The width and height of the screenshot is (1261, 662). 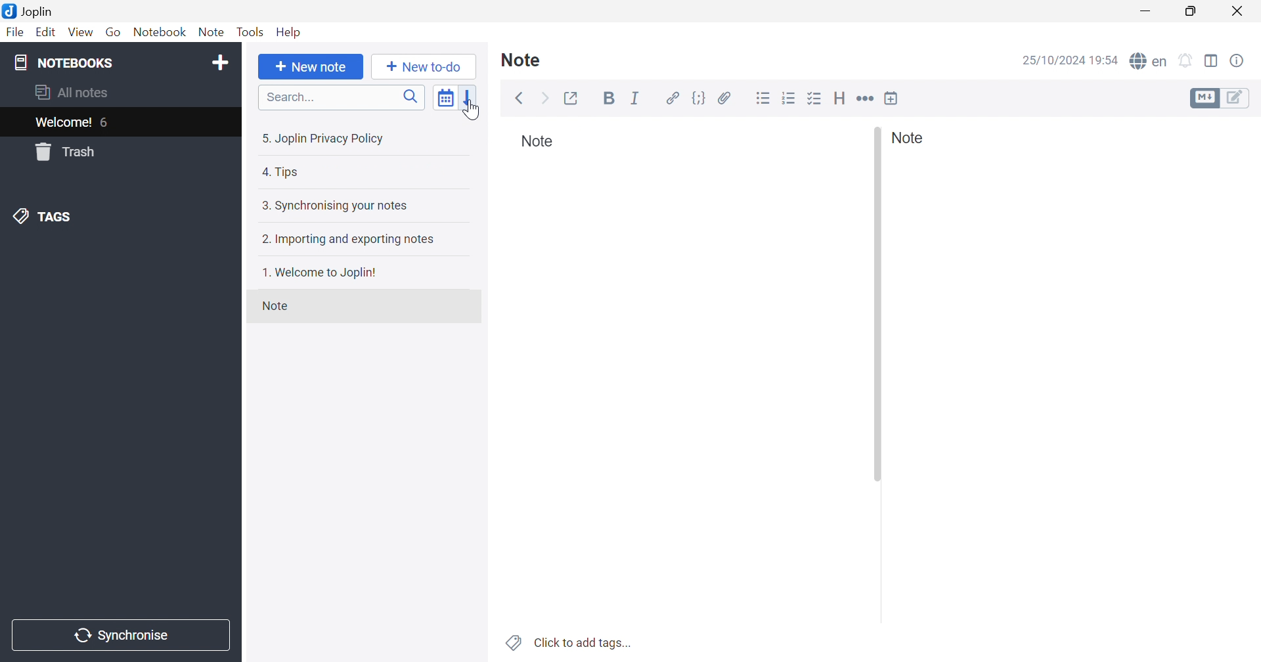 What do you see at coordinates (521, 58) in the screenshot?
I see `Note` at bounding box center [521, 58].